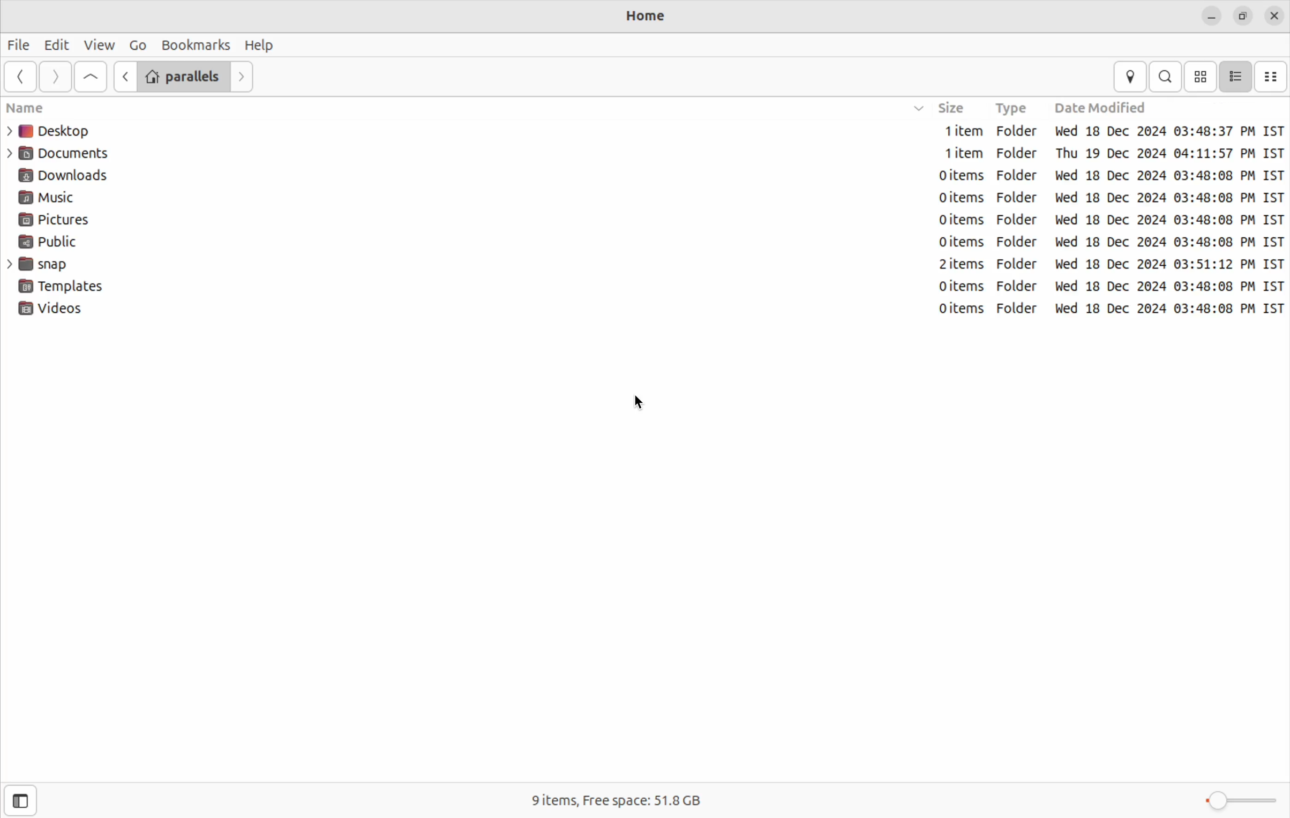 This screenshot has height=818, width=1290. Describe the element at coordinates (60, 107) in the screenshot. I see `Name` at that location.